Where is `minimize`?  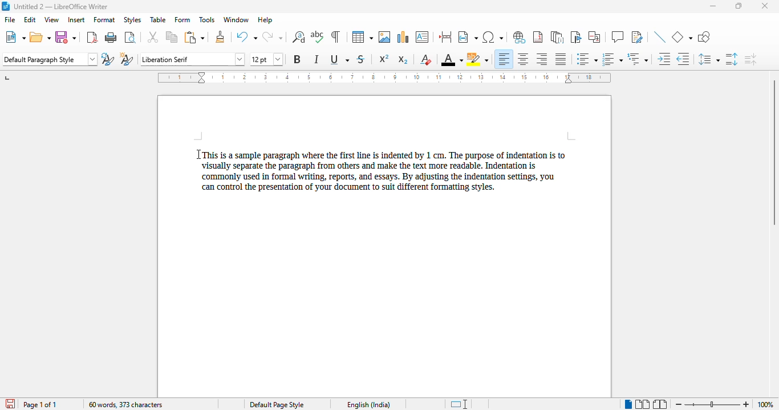
minimize is located at coordinates (712, 6).